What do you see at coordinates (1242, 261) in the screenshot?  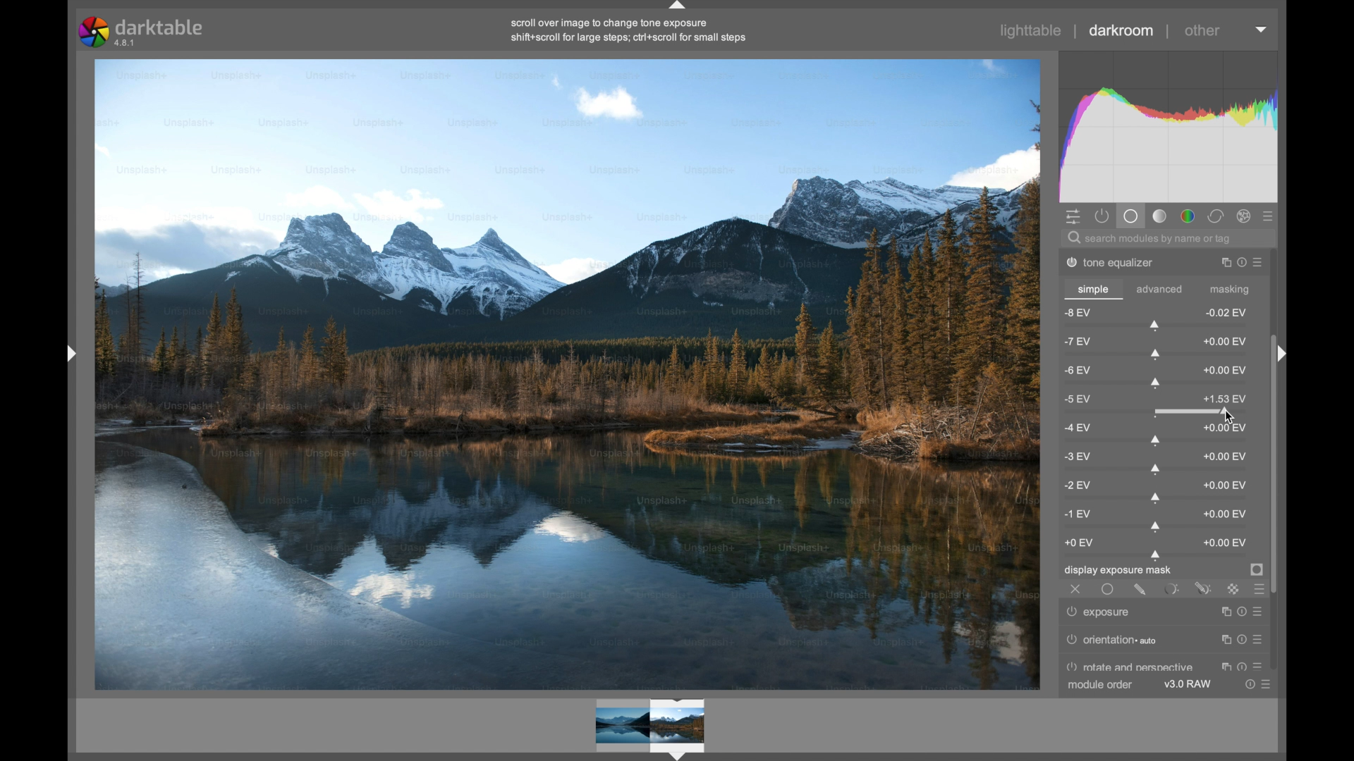 I see `reset parameter` at bounding box center [1242, 261].